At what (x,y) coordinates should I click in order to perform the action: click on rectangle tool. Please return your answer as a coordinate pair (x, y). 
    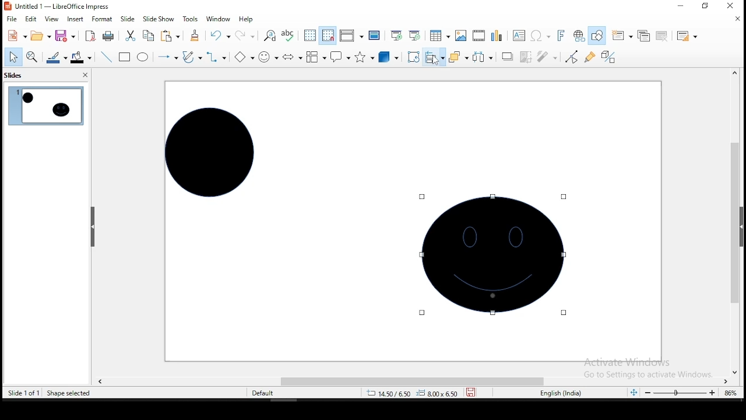
    Looking at the image, I should click on (125, 57).